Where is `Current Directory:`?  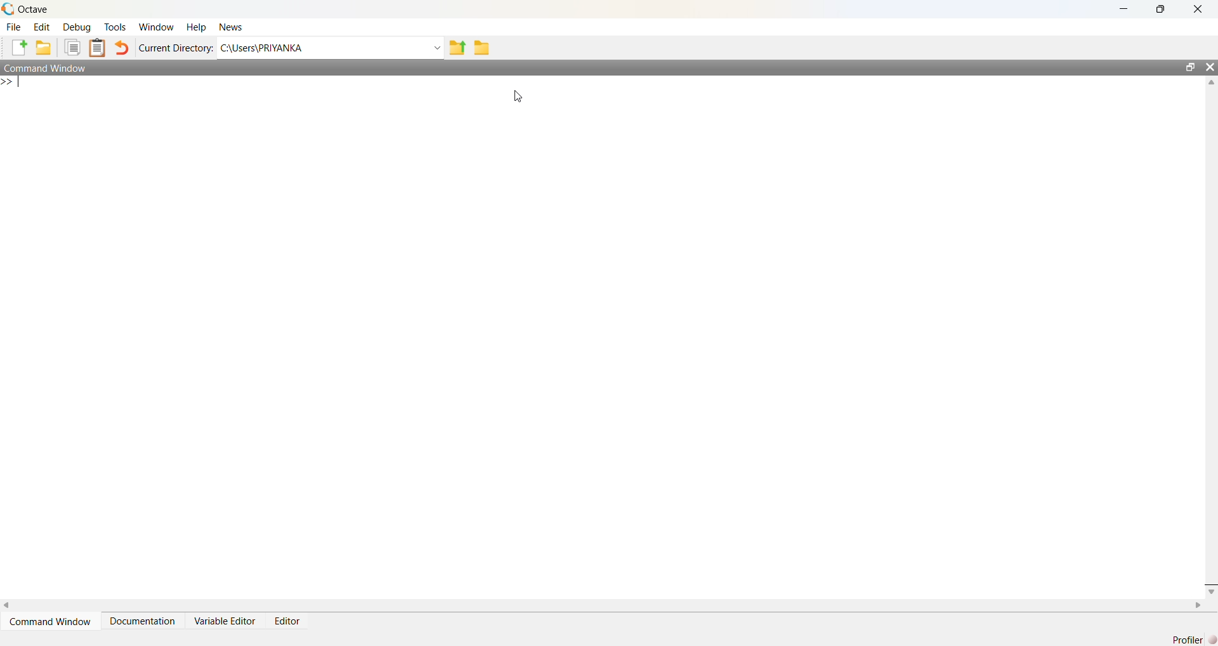
Current Directory: is located at coordinates (176, 47).